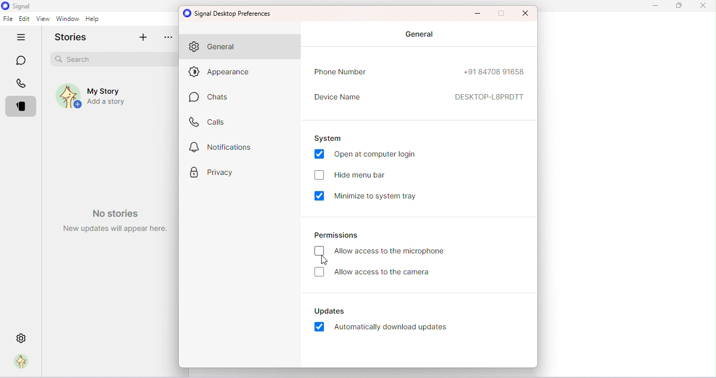  Describe the element at coordinates (367, 157) in the screenshot. I see `Open at computer login` at that location.